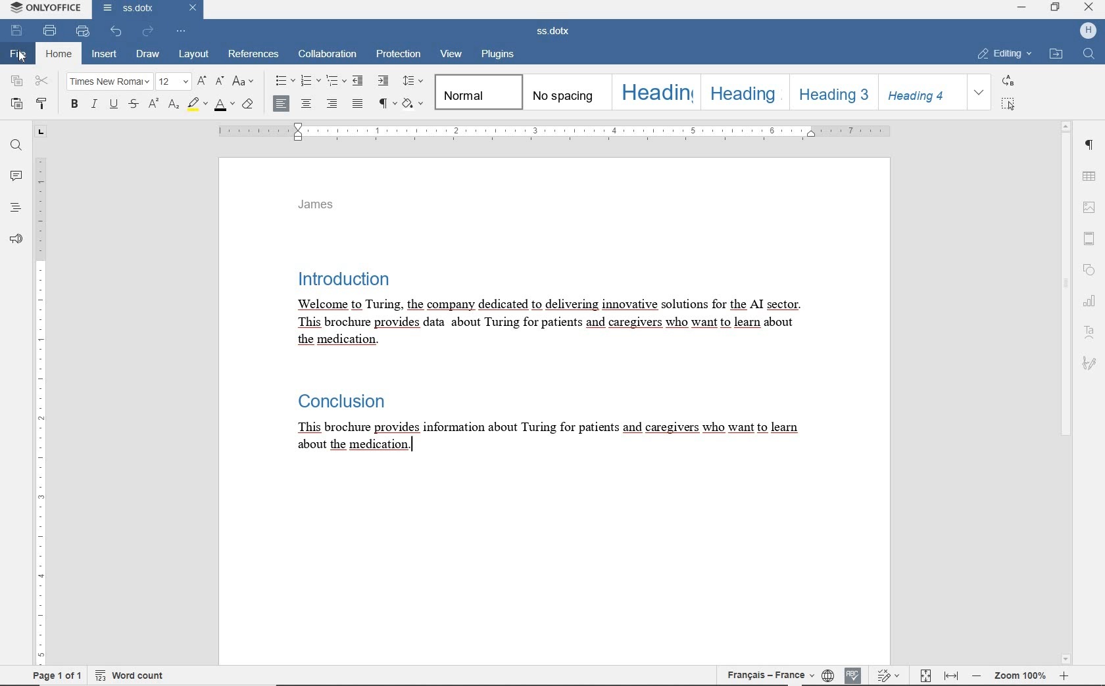 This screenshot has width=1105, height=686. I want to click on scroll up, so click(1066, 126).